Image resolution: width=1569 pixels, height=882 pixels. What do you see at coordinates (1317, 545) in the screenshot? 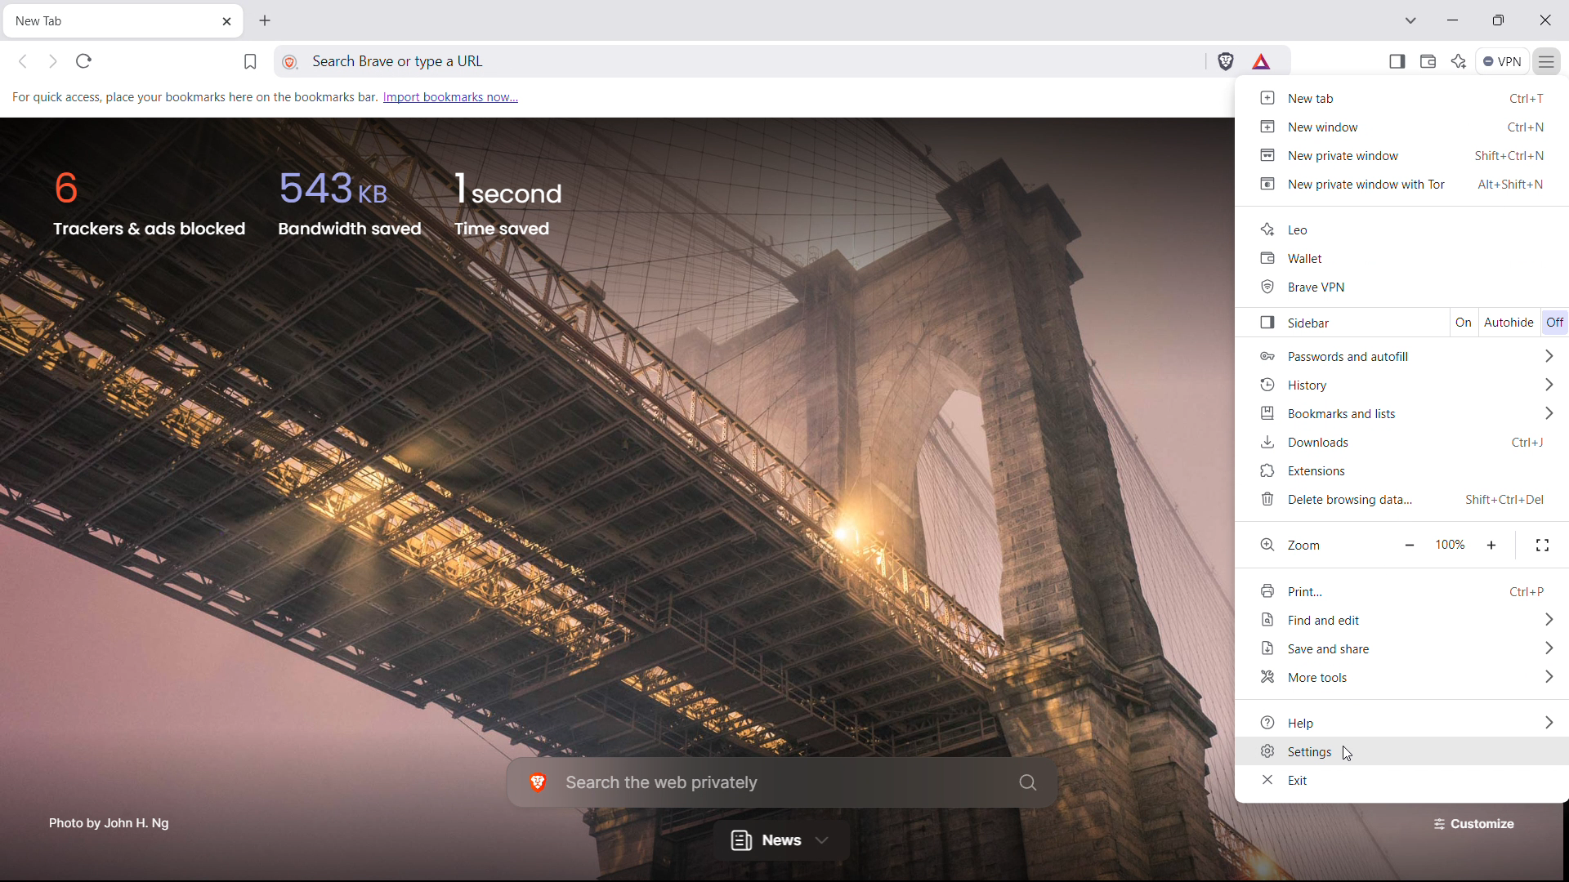
I see `Zoom` at bounding box center [1317, 545].